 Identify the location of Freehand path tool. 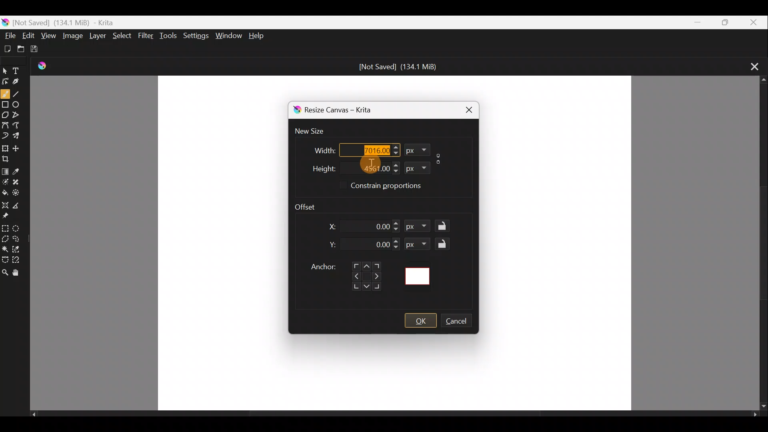
(18, 124).